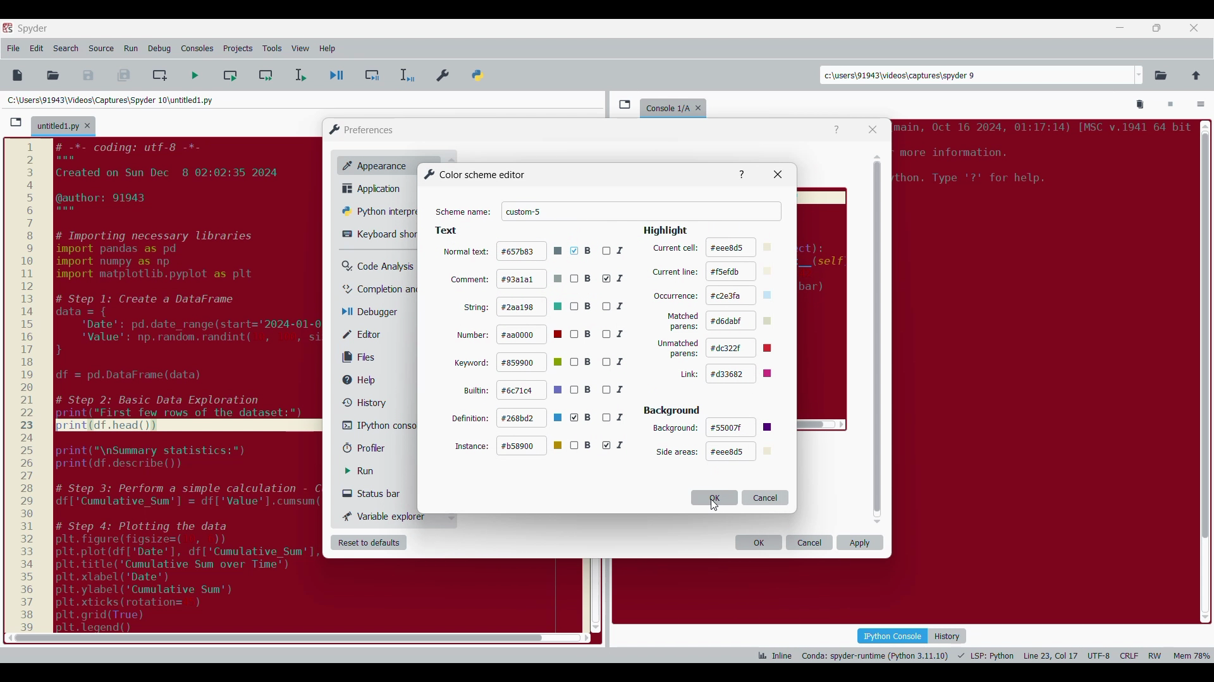  I want to click on #6c71c4, so click(530, 390).